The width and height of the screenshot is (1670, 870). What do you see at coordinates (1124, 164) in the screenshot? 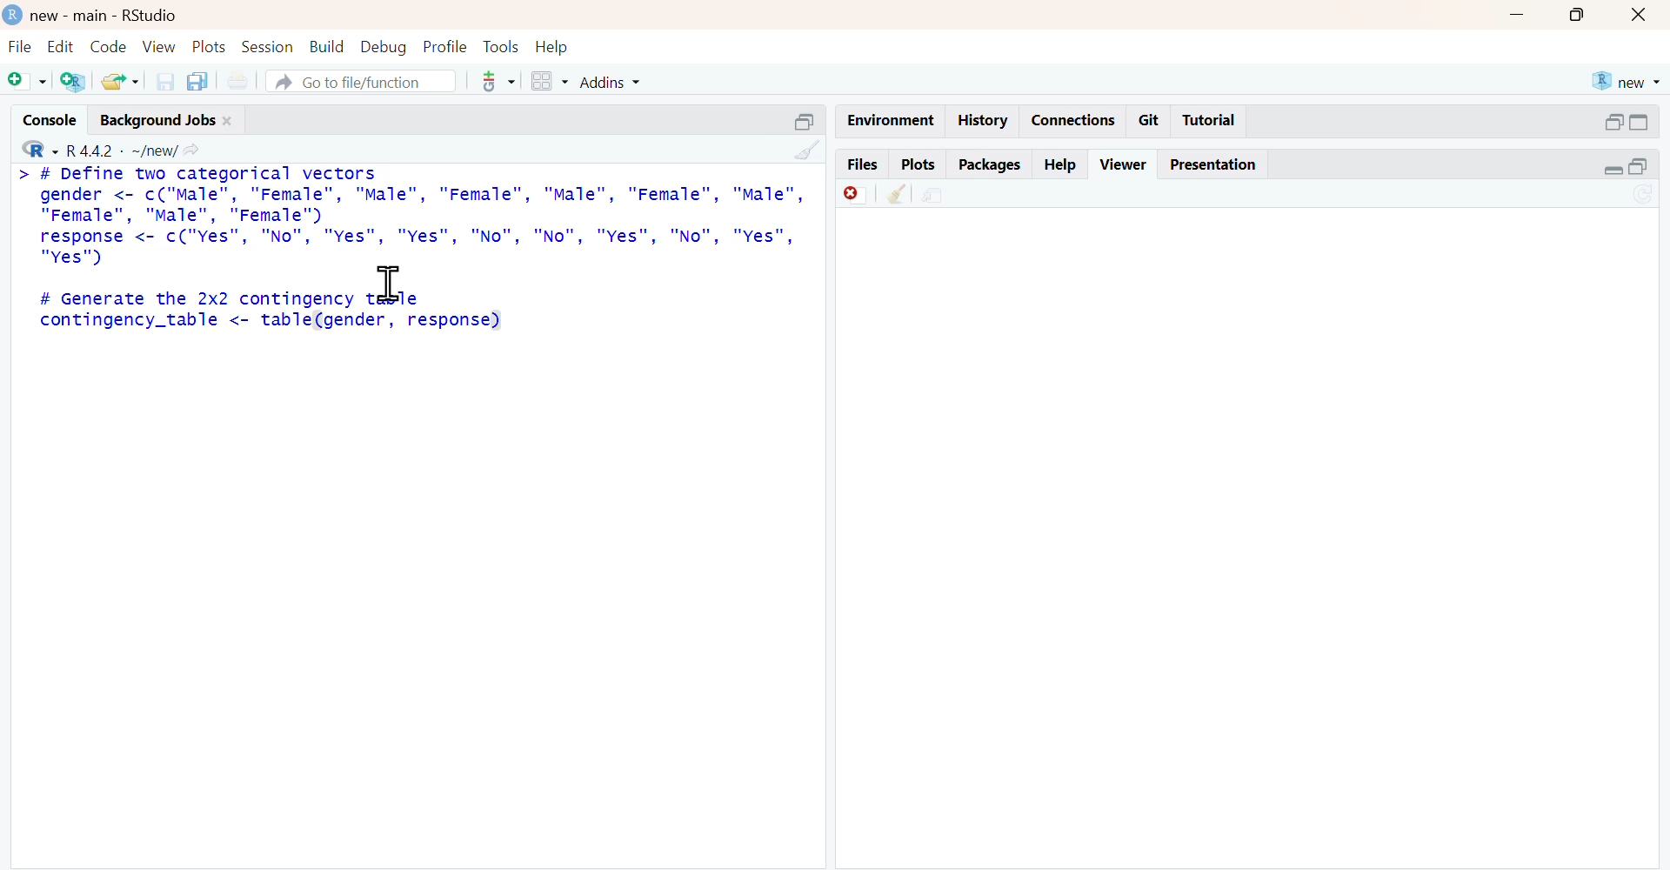
I see `viewer` at bounding box center [1124, 164].